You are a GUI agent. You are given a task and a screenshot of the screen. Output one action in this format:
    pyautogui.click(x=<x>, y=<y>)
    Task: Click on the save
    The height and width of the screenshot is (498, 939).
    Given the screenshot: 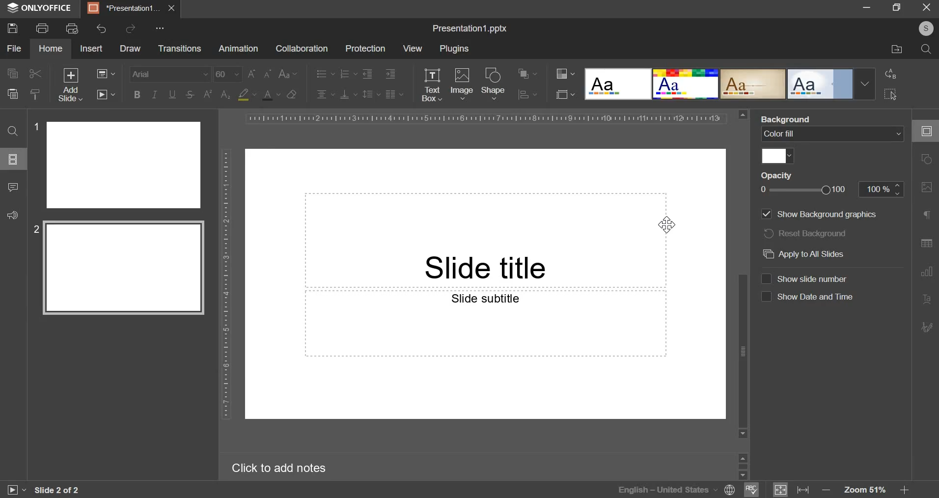 What is the action you would take?
    pyautogui.click(x=12, y=28)
    